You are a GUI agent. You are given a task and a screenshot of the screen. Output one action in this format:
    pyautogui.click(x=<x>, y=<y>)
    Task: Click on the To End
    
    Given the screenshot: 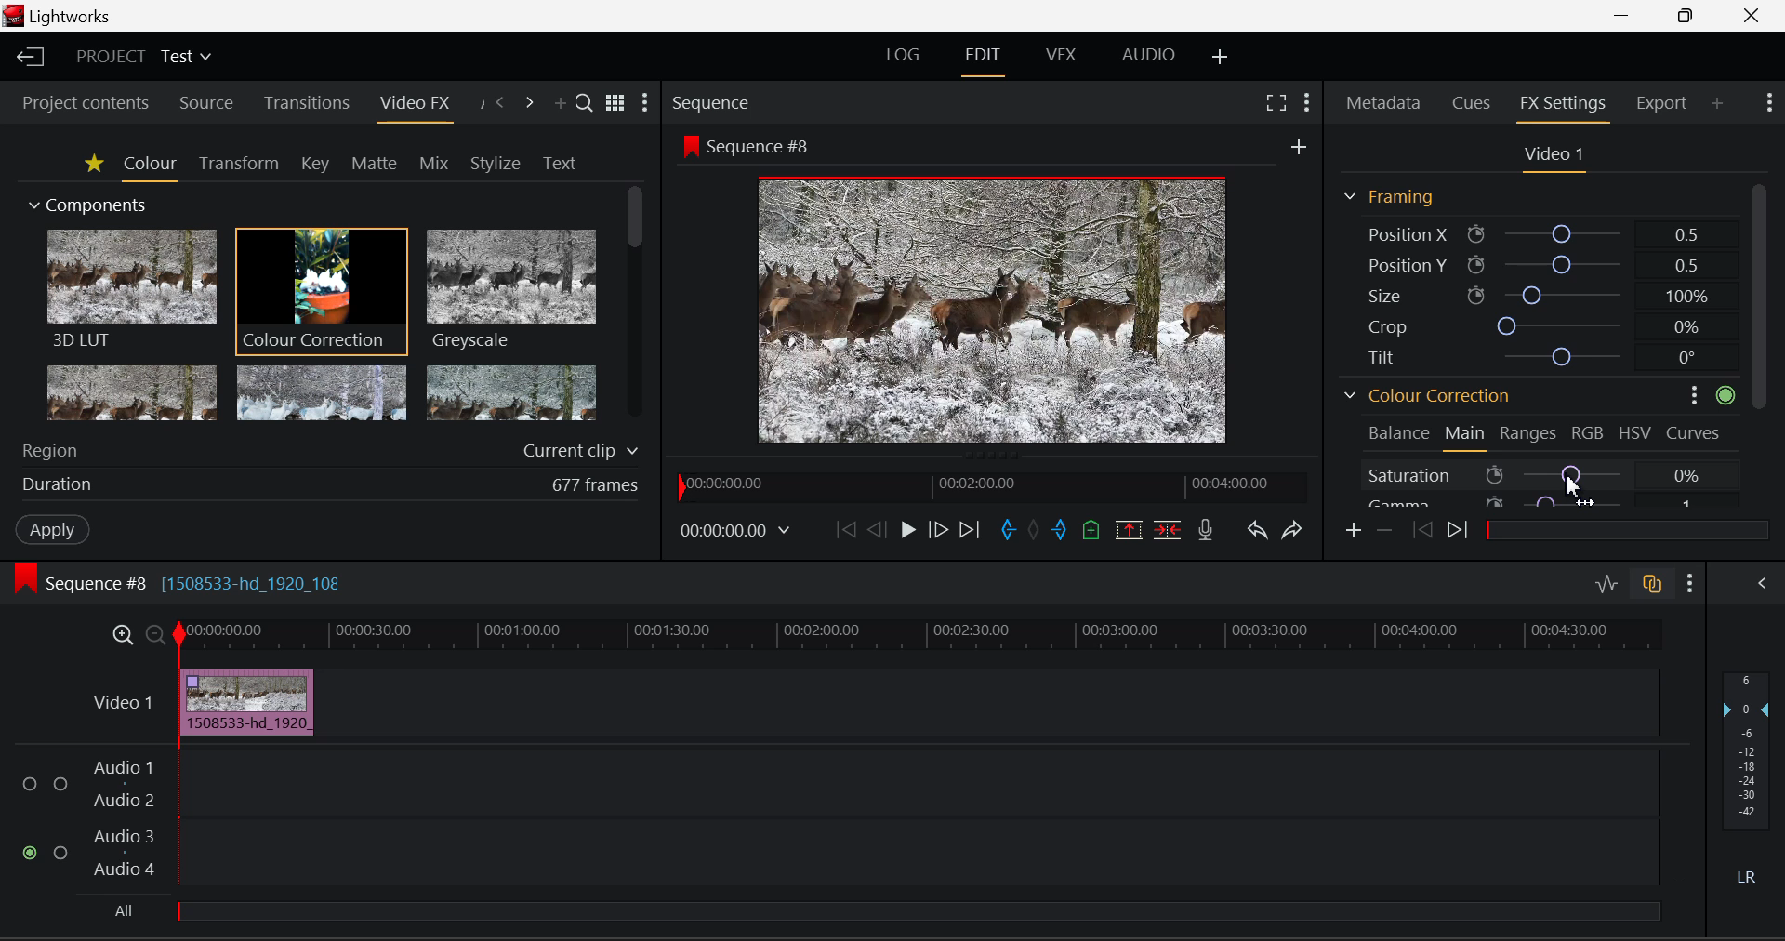 What is the action you would take?
    pyautogui.click(x=969, y=532)
    